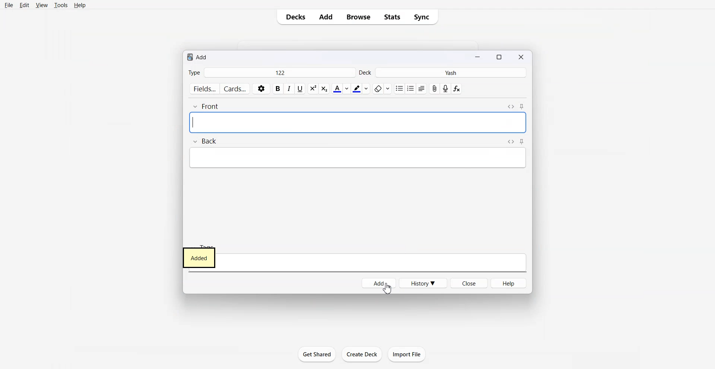 The width and height of the screenshot is (715, 369). What do you see at coordinates (373, 263) in the screenshot?
I see `Tags` at bounding box center [373, 263].